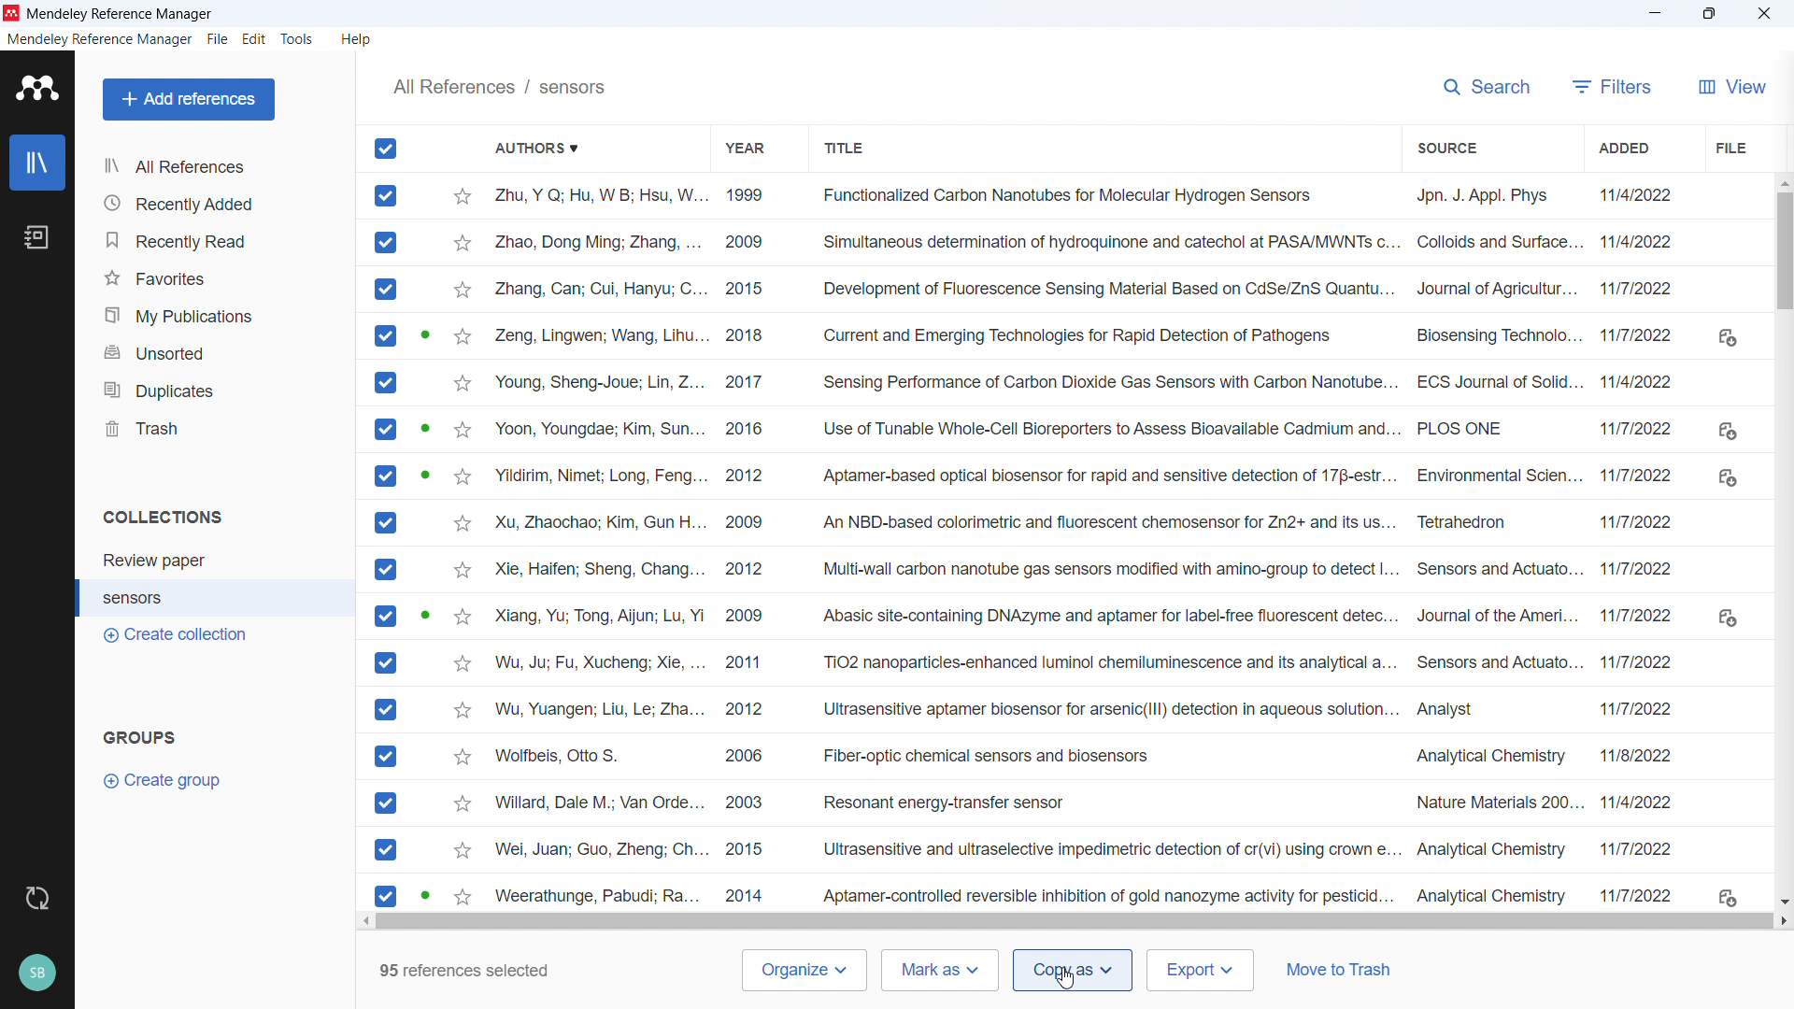  I want to click on PDF available, so click(424, 427).